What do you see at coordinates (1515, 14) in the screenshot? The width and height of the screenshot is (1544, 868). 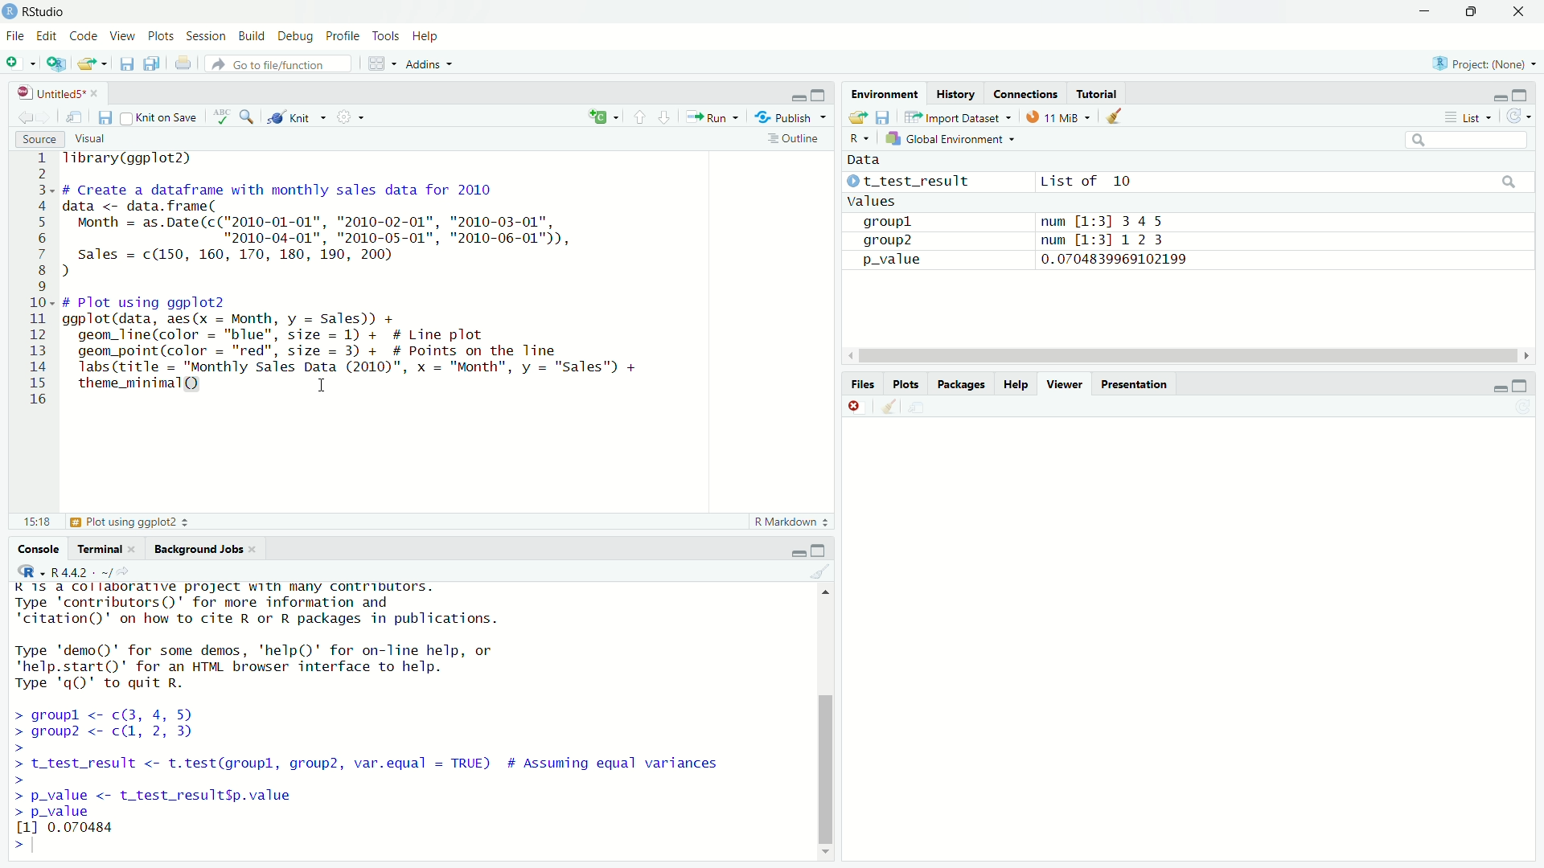 I see `close` at bounding box center [1515, 14].